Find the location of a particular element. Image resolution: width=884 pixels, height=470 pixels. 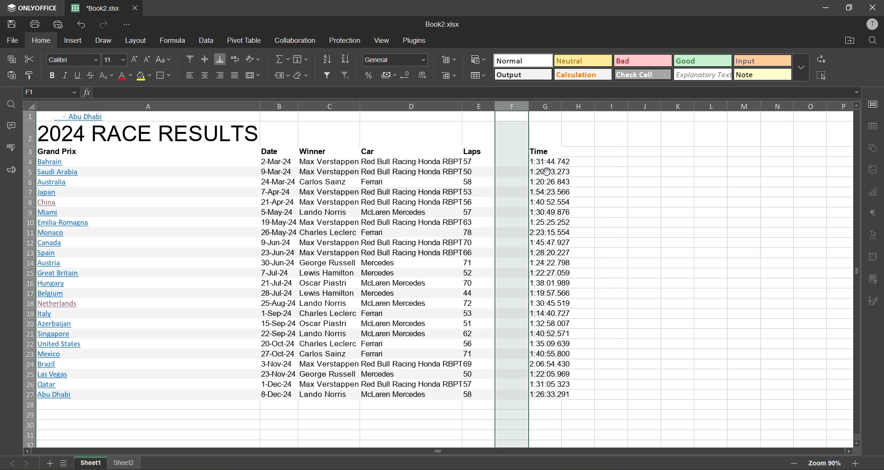

Laps is located at coordinates (471, 151).